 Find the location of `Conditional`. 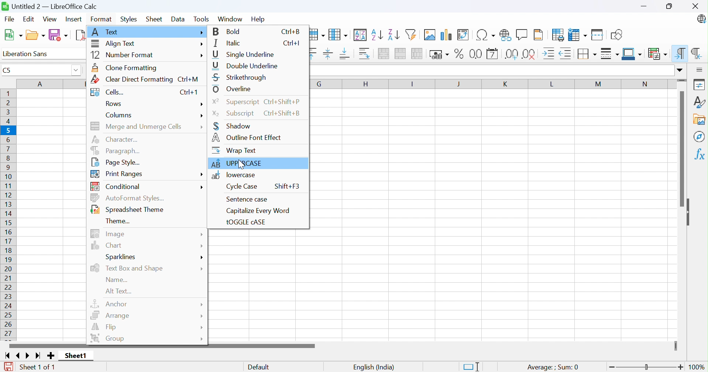

Conditional is located at coordinates (658, 54).